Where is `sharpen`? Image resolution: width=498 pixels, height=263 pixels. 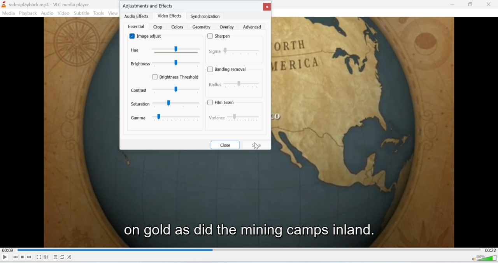
sharpen is located at coordinates (221, 36).